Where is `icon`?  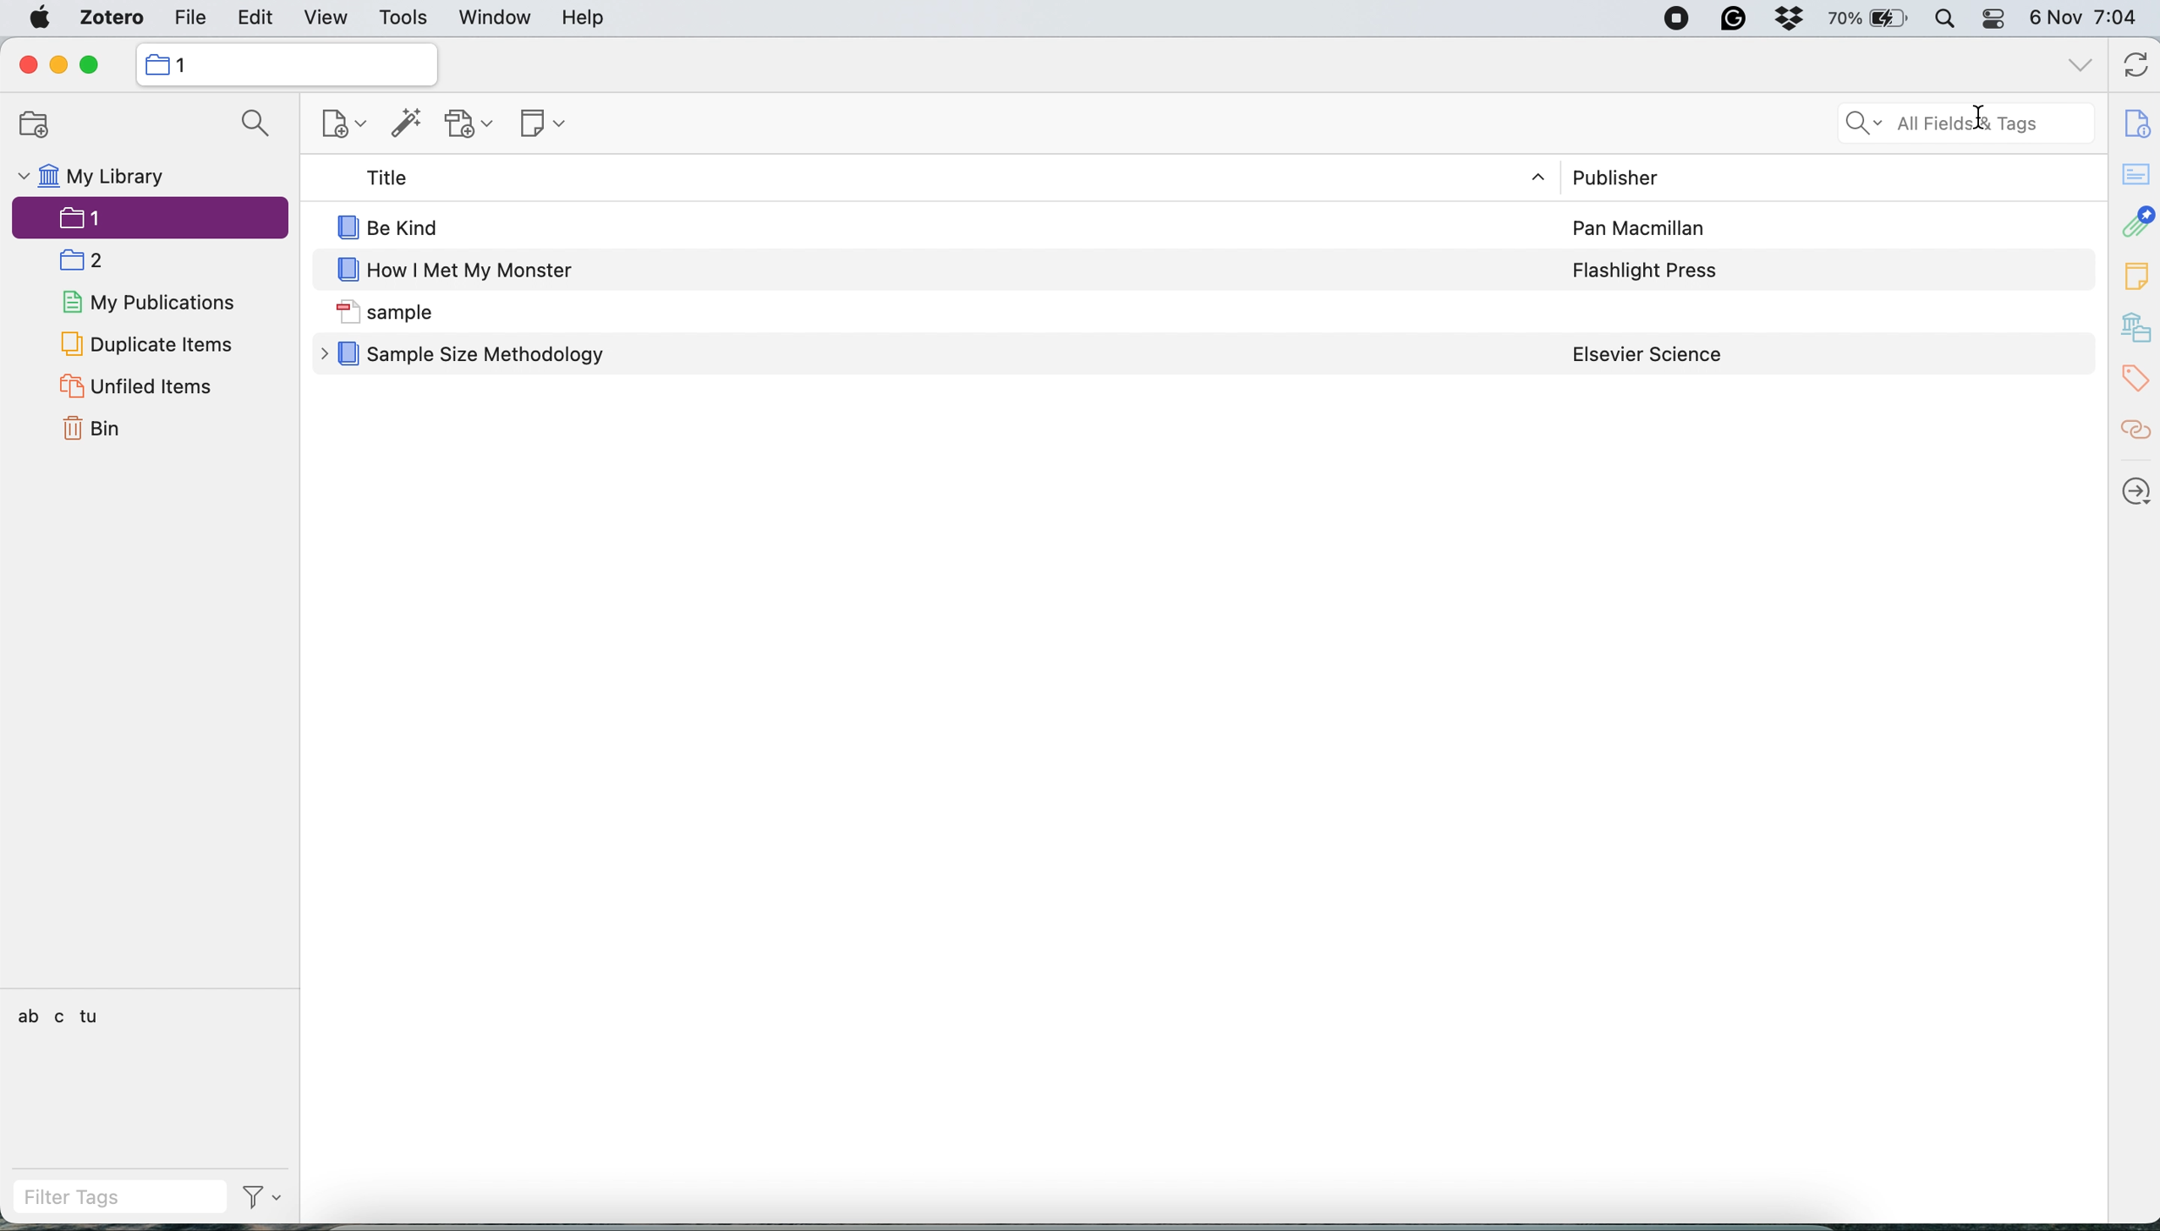
icon is located at coordinates (346, 227).